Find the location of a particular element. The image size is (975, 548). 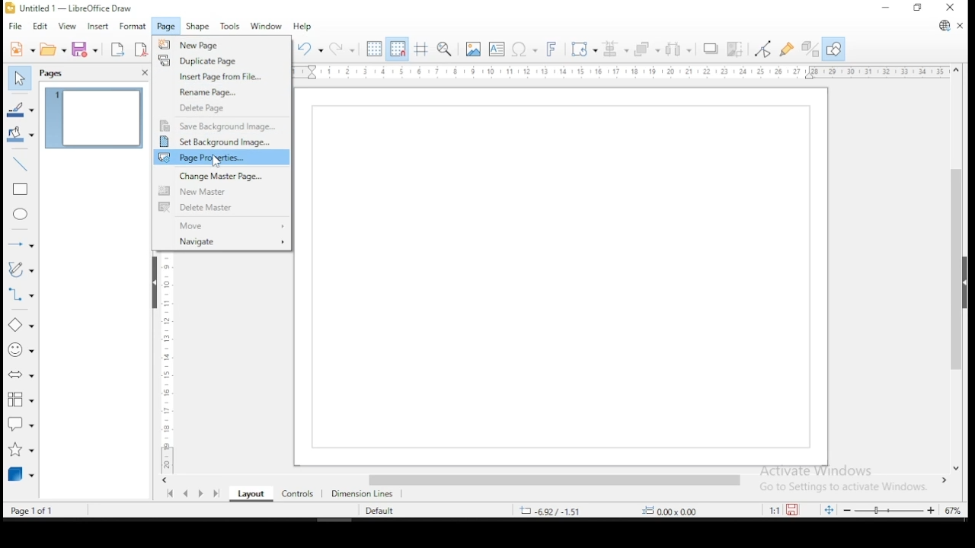

simple shapes is located at coordinates (21, 328).